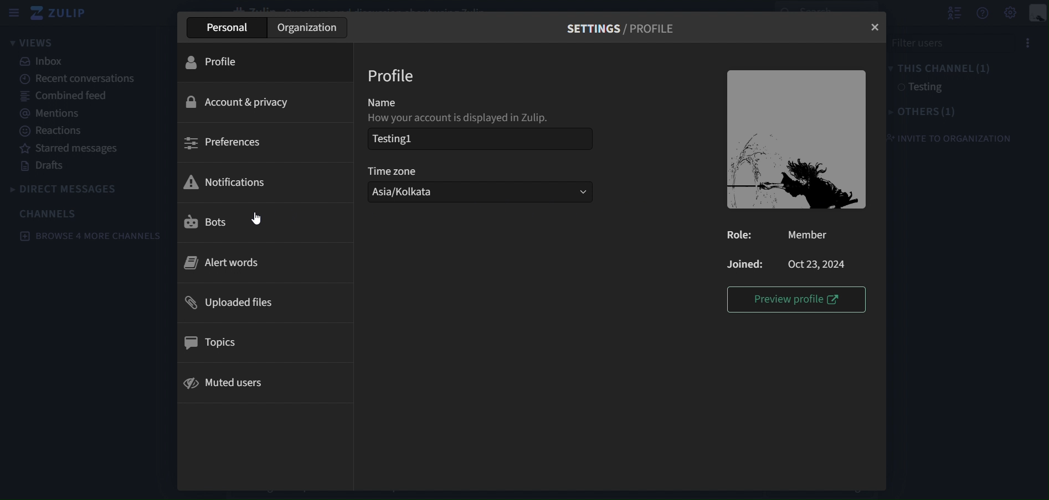 The height and width of the screenshot is (500, 1049). I want to click on organisation, so click(309, 28).